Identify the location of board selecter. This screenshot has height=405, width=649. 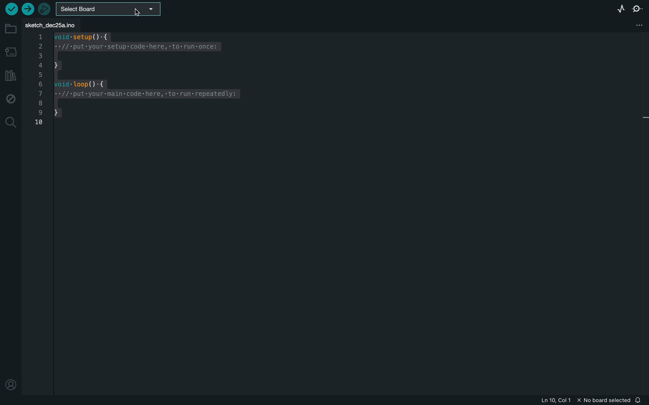
(109, 8).